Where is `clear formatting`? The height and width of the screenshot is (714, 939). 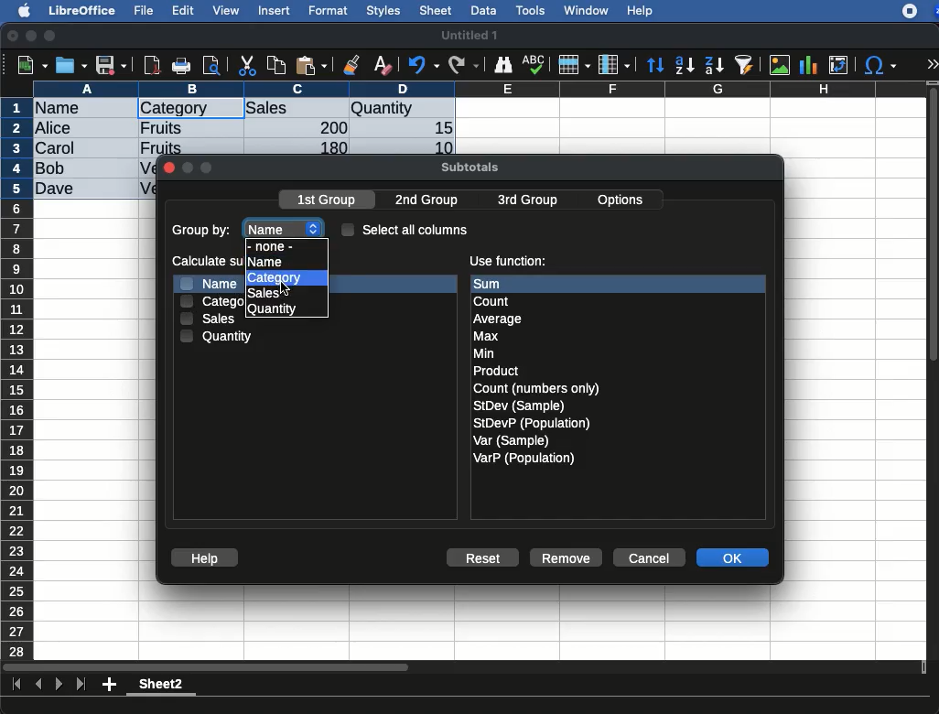 clear formatting is located at coordinates (382, 66).